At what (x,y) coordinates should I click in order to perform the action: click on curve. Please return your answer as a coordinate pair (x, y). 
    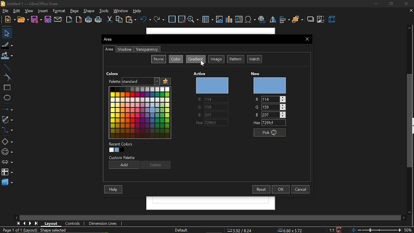
    Looking at the image, I should click on (6, 78).